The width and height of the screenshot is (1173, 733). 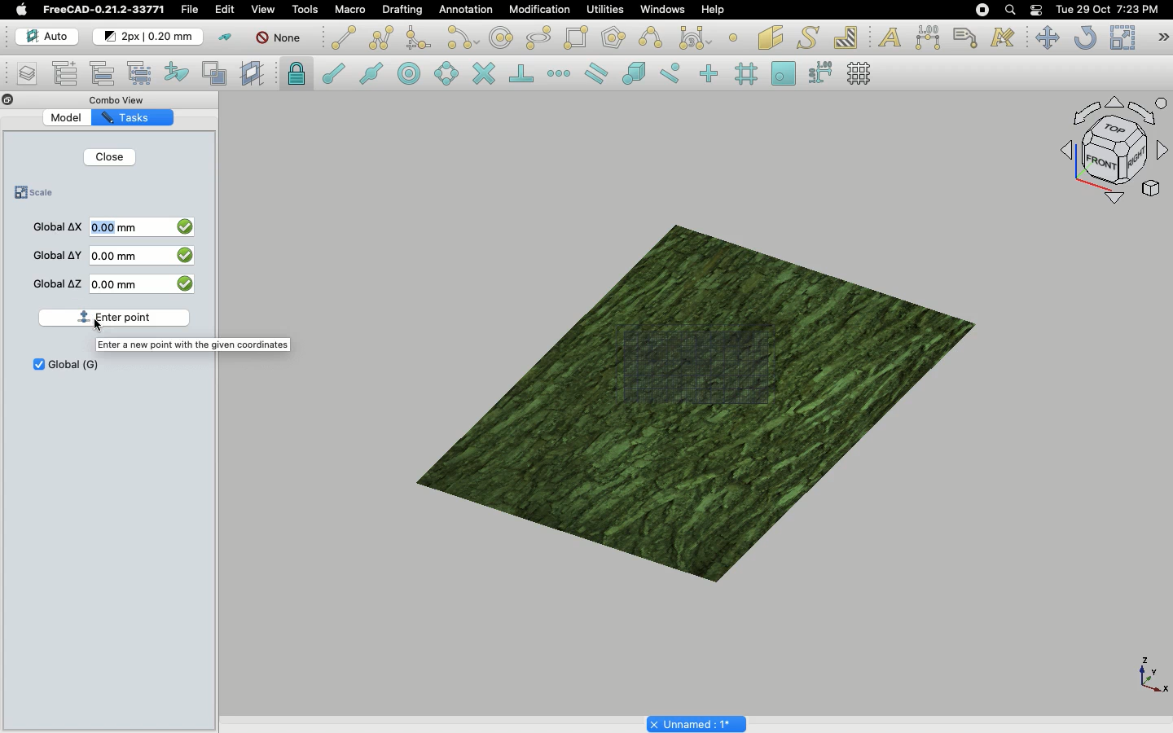 I want to click on Model, so click(x=68, y=118).